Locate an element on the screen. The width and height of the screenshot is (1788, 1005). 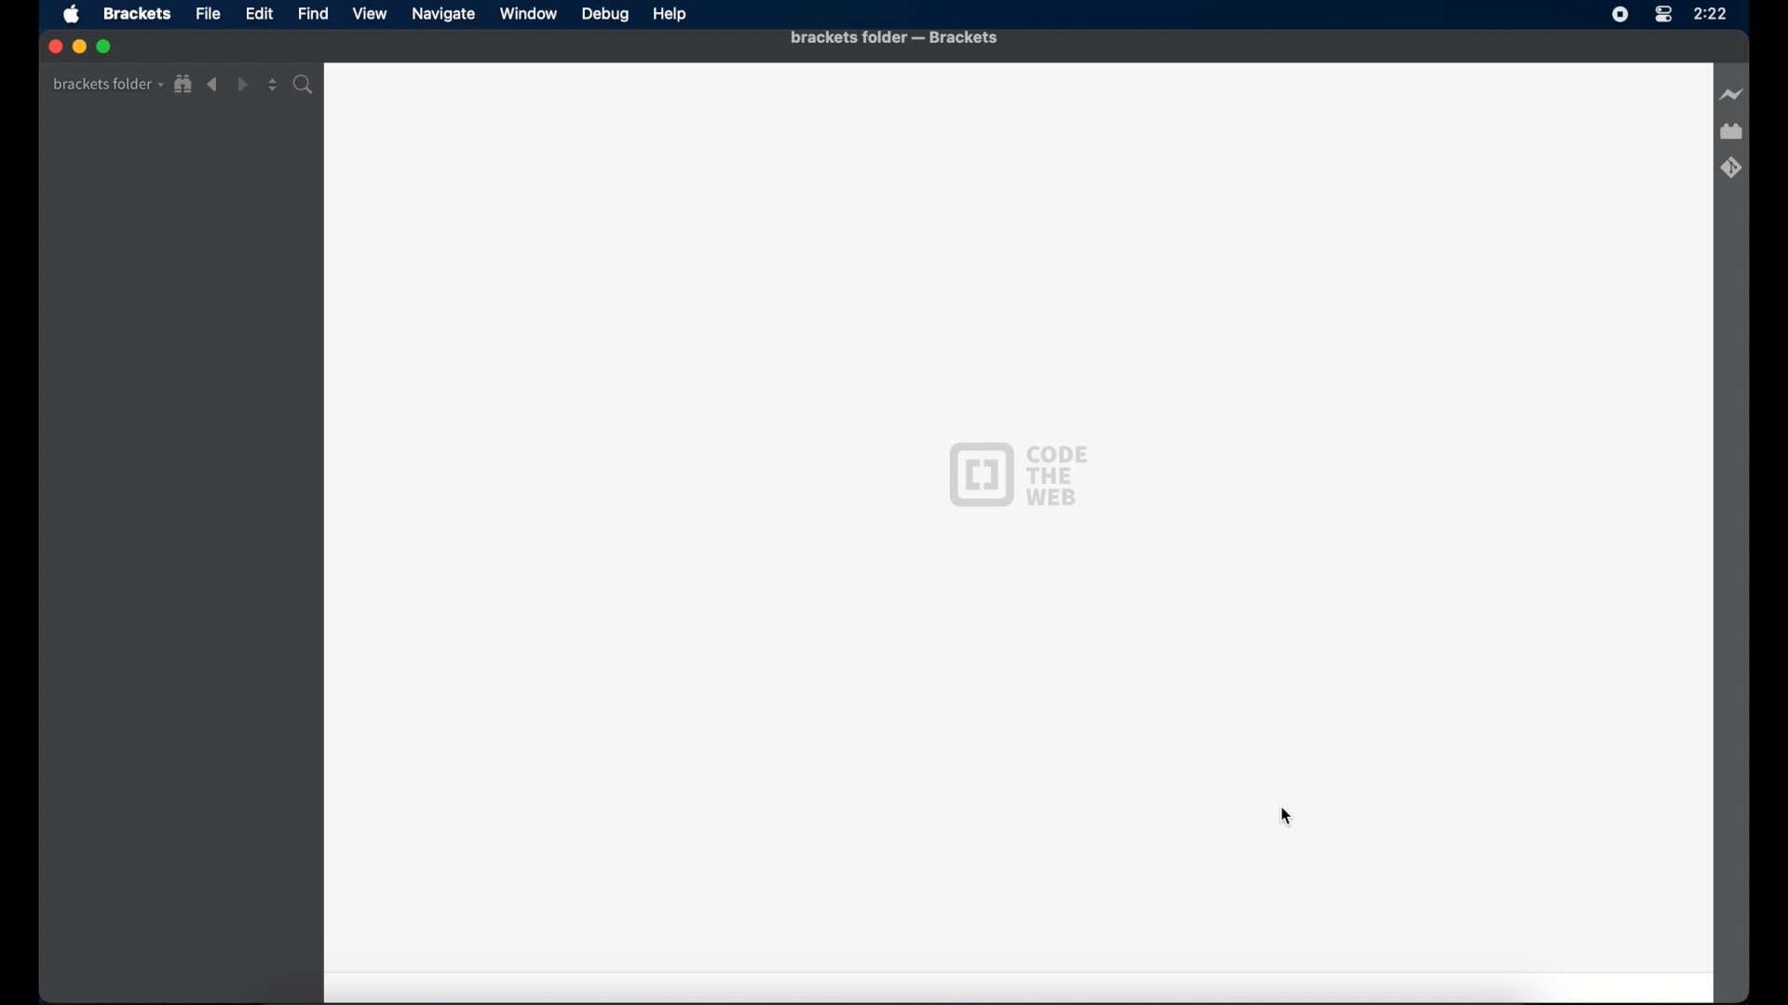
live preview is located at coordinates (1729, 94).